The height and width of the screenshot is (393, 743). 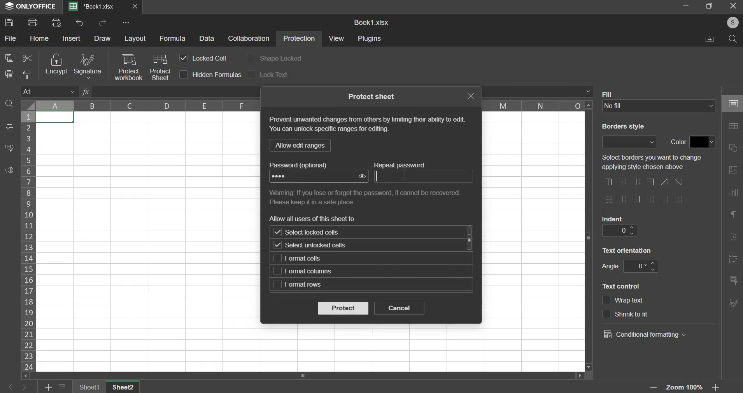 What do you see at coordinates (127, 22) in the screenshot?
I see `more` at bounding box center [127, 22].